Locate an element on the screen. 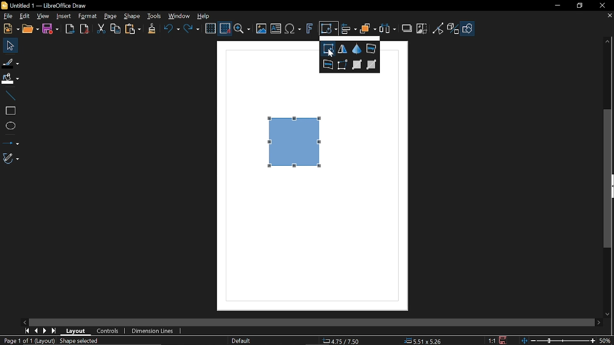 The width and height of the screenshot is (614, 345). Move is located at coordinates (10, 45).